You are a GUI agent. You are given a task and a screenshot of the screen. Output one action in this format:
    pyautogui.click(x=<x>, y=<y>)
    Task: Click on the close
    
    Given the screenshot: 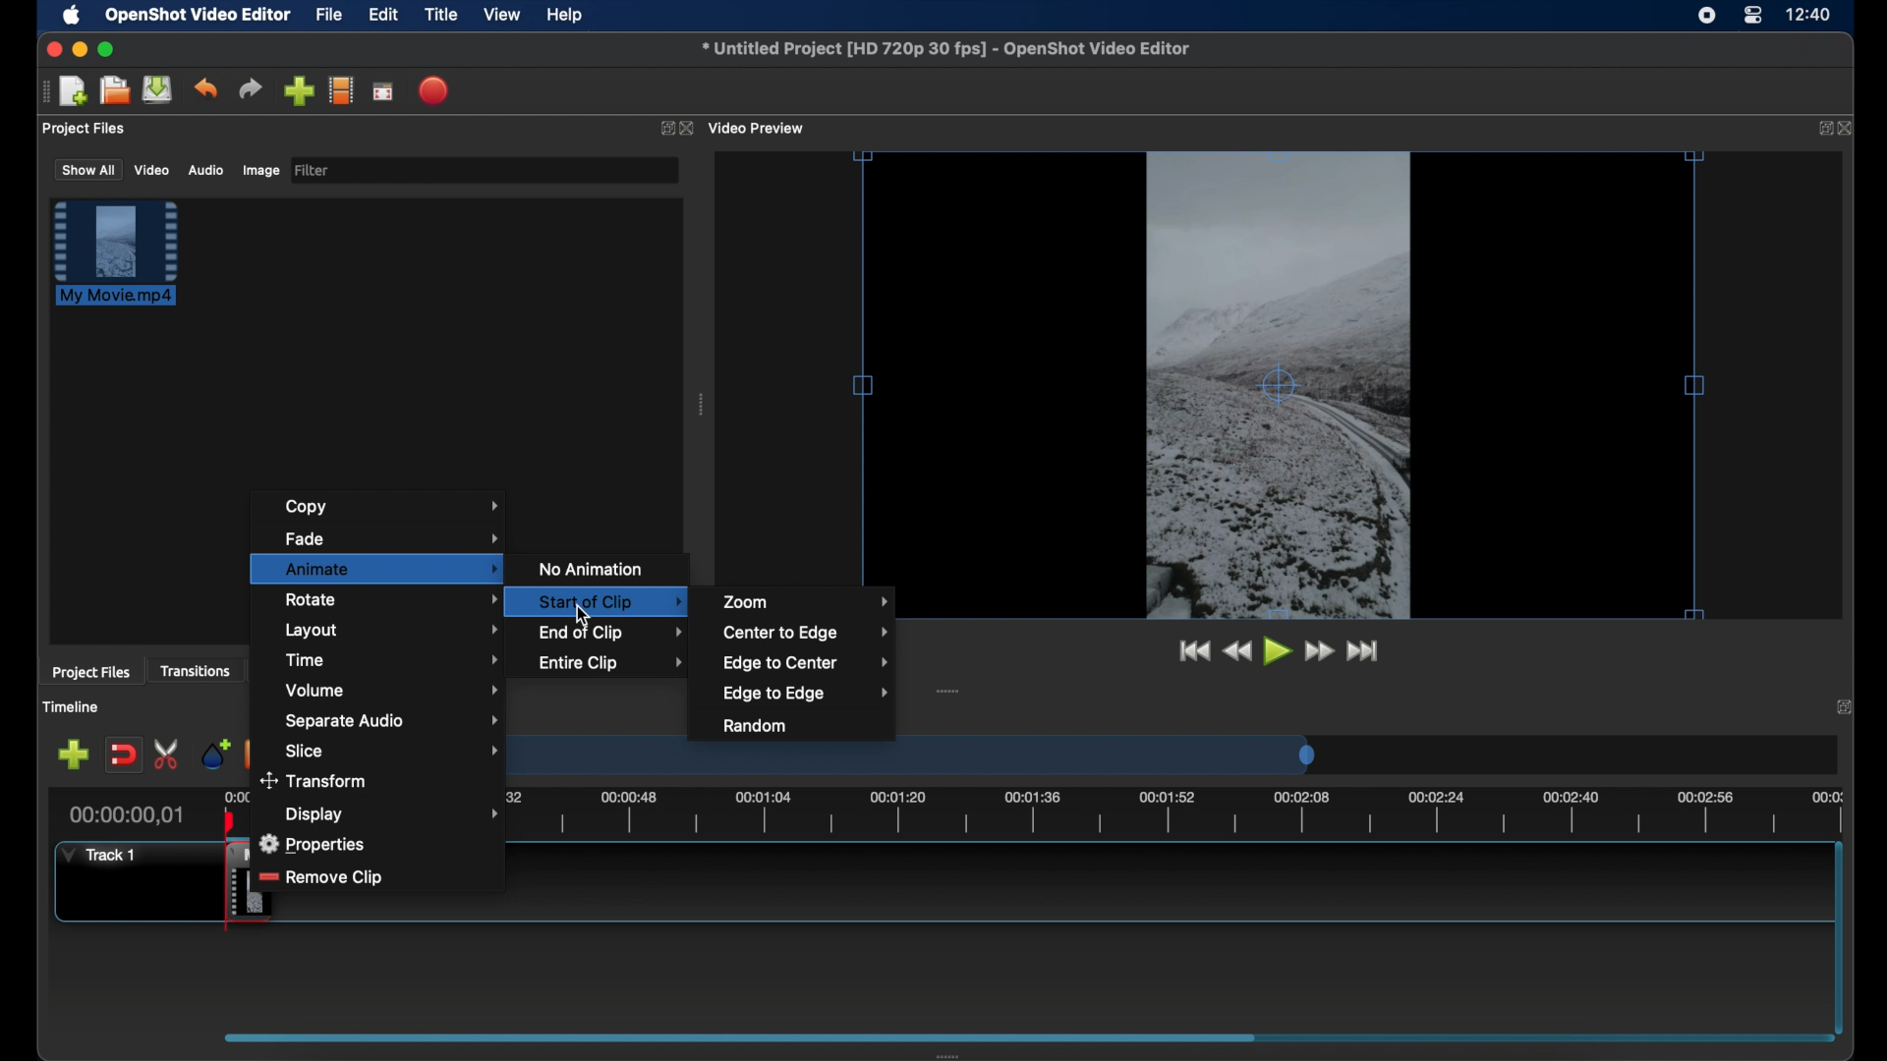 What is the action you would take?
    pyautogui.click(x=1849, y=130)
    